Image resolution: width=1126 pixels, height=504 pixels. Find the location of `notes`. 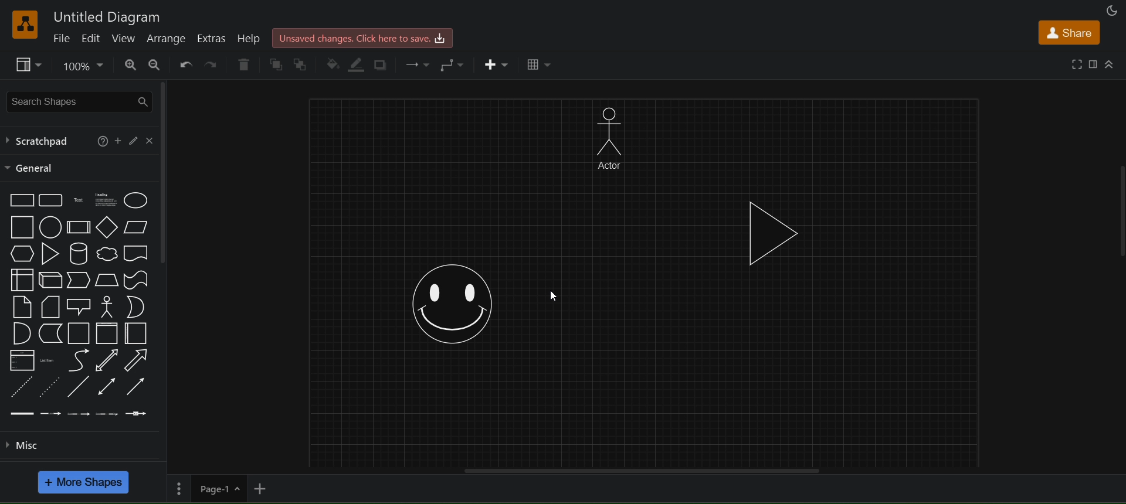

notes is located at coordinates (19, 306).